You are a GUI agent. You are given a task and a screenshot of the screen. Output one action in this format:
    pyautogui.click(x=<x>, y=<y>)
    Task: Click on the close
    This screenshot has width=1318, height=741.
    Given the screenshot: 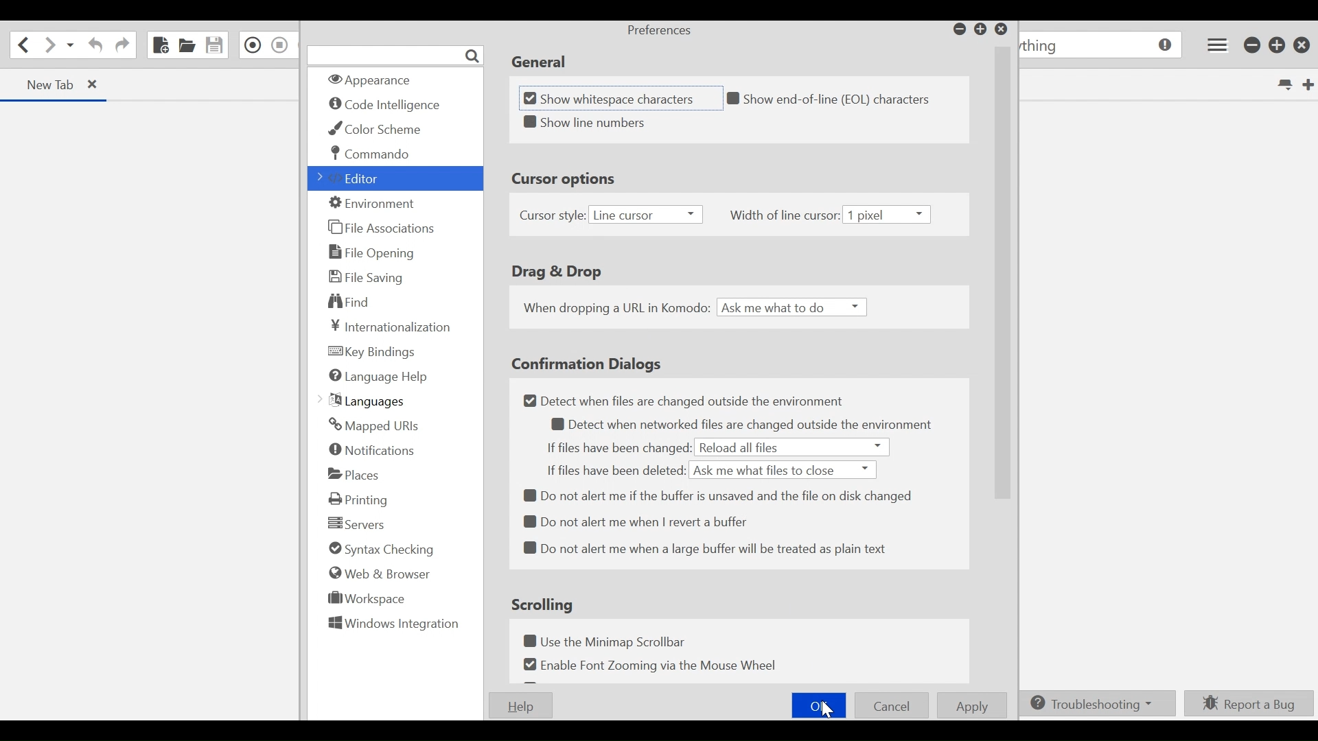 What is the action you would take?
    pyautogui.click(x=1004, y=30)
    